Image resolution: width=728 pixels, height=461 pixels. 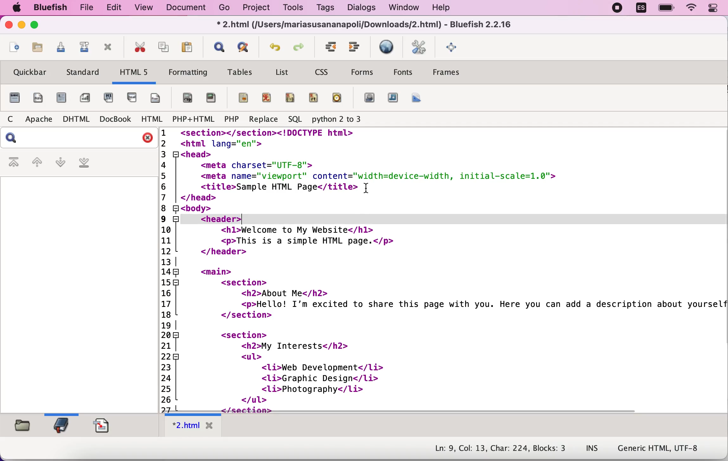 What do you see at coordinates (92, 163) in the screenshot?
I see `last bookmark` at bounding box center [92, 163].